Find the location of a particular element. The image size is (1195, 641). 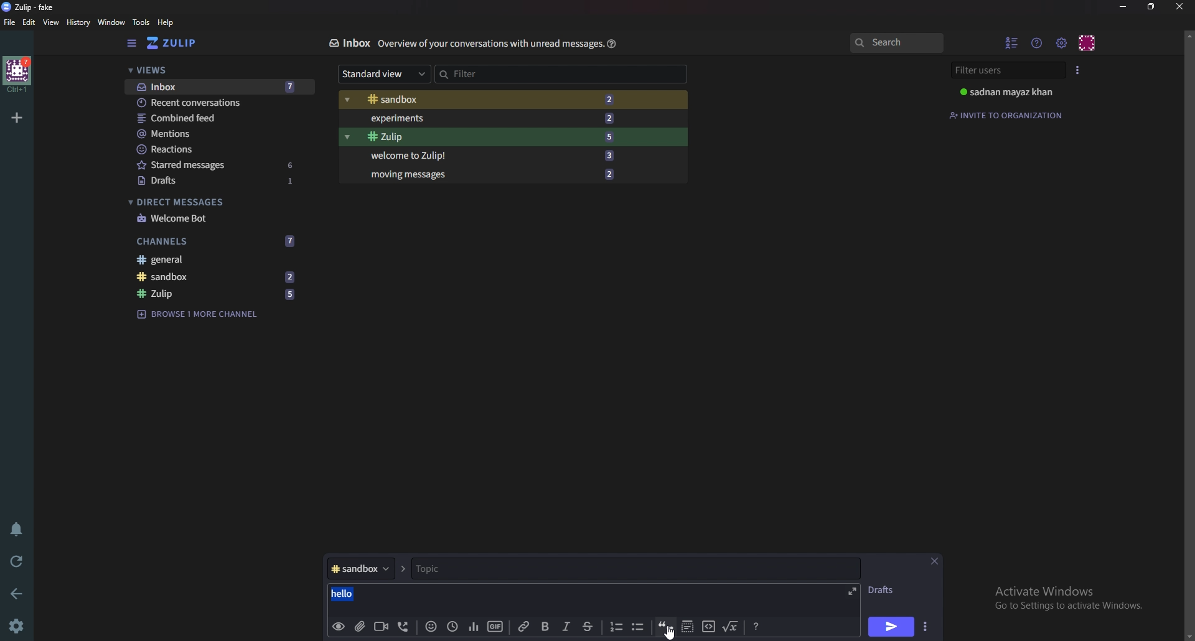

Resize is located at coordinates (1151, 6).